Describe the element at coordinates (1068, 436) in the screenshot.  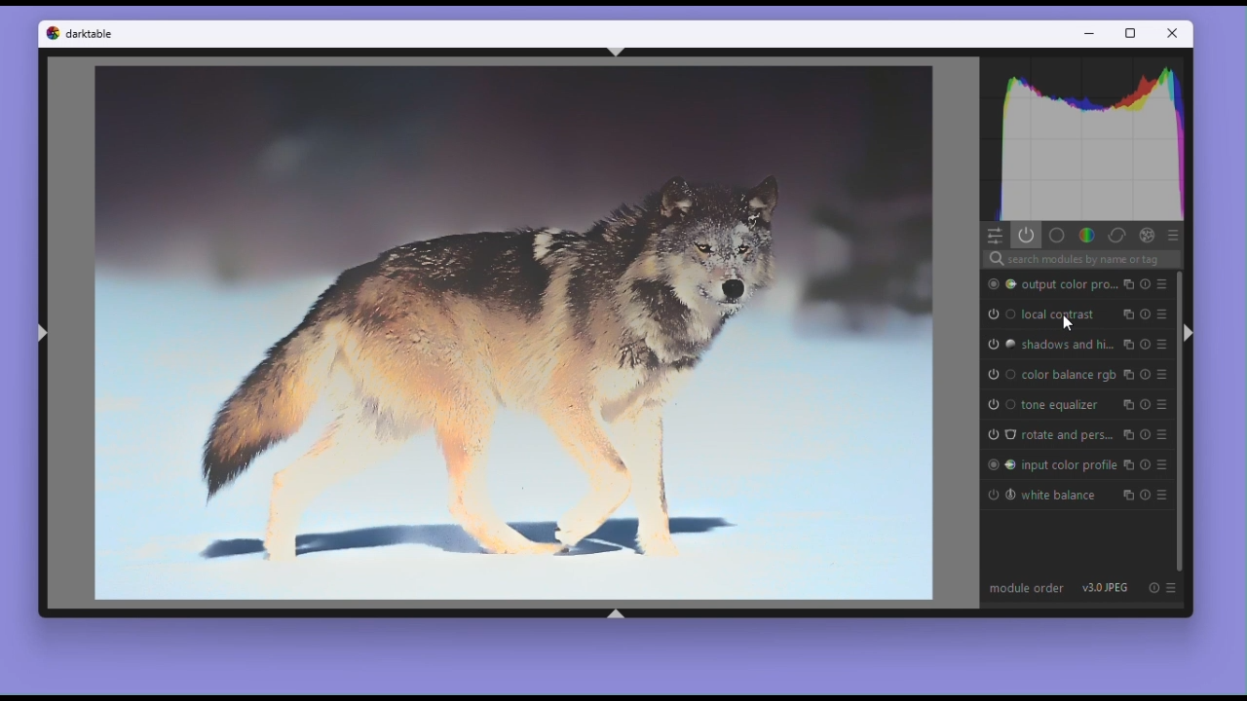
I see `Rotate and perspective` at that location.